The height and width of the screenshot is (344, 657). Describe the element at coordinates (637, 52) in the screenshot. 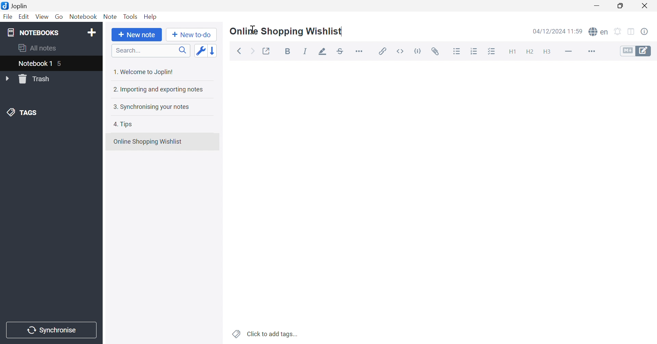

I see `Toggle editors` at that location.